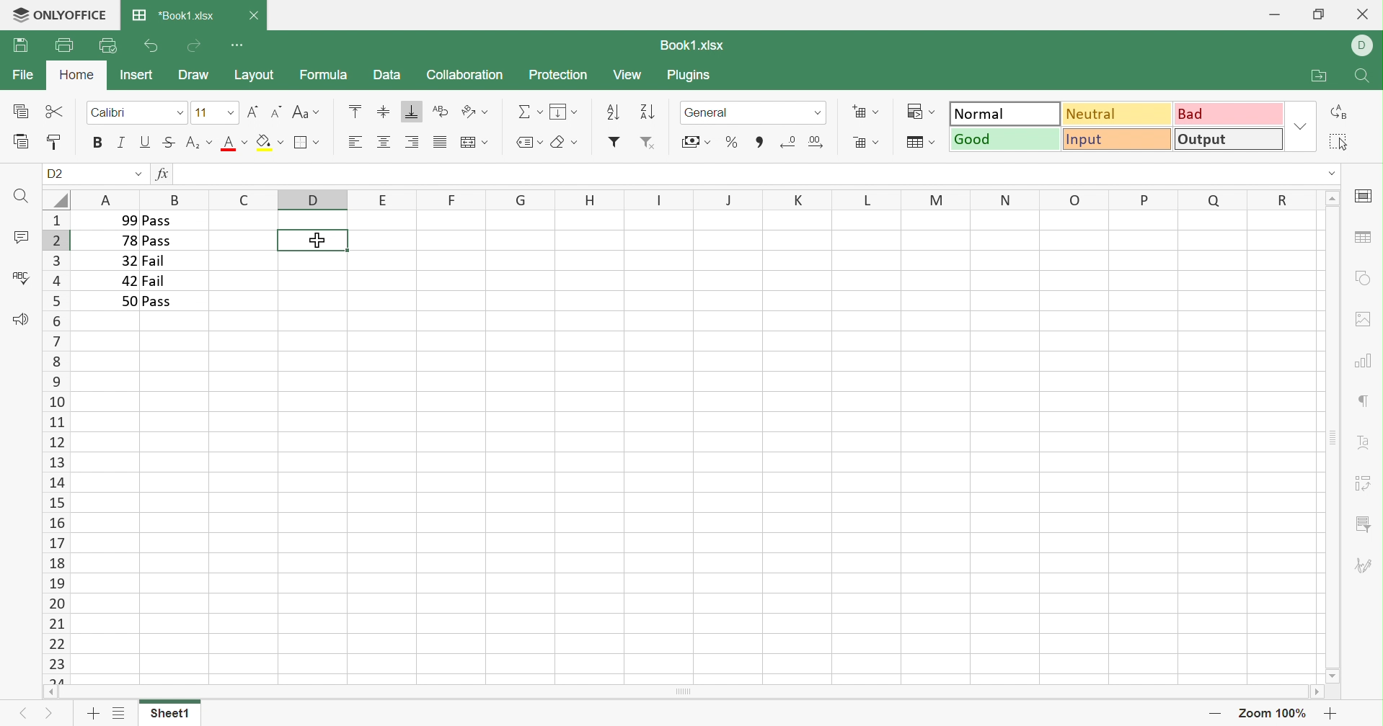  What do you see at coordinates (1277, 12) in the screenshot?
I see `Minimize` at bounding box center [1277, 12].